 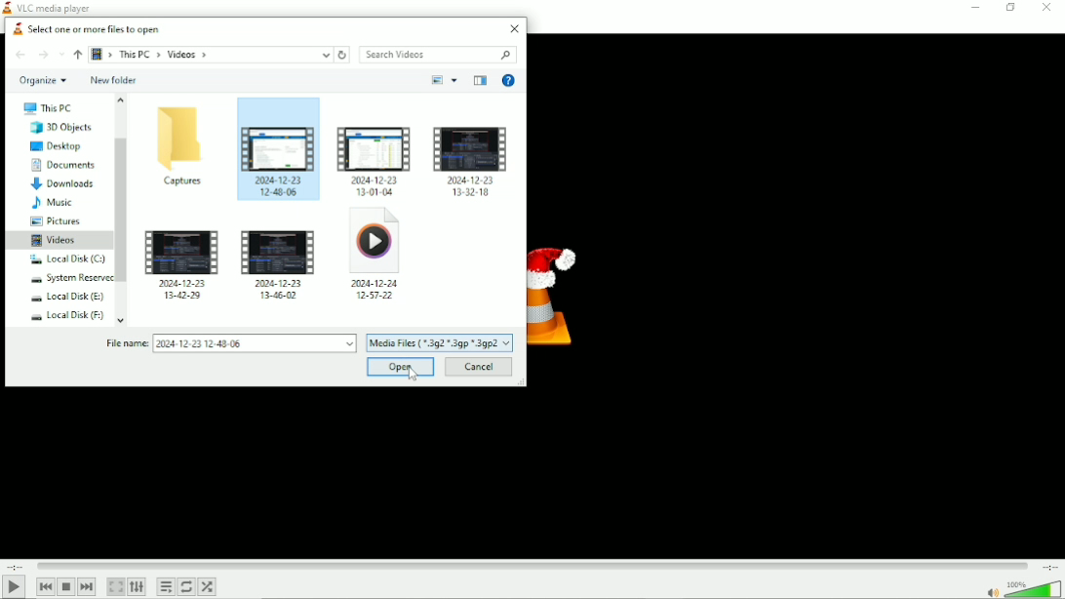 I want to click on Change your view, so click(x=437, y=81).